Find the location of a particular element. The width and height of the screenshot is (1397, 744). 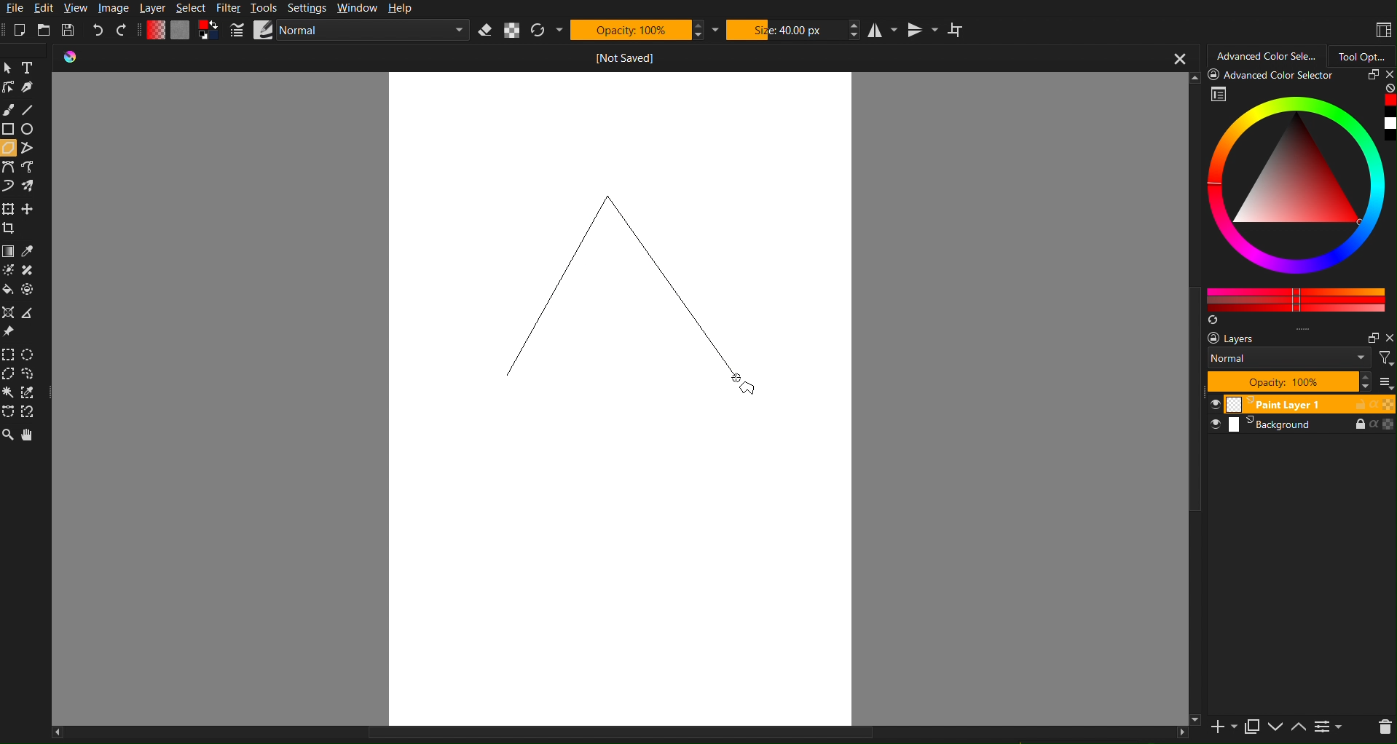

draw a gradient is located at coordinates (9, 251).